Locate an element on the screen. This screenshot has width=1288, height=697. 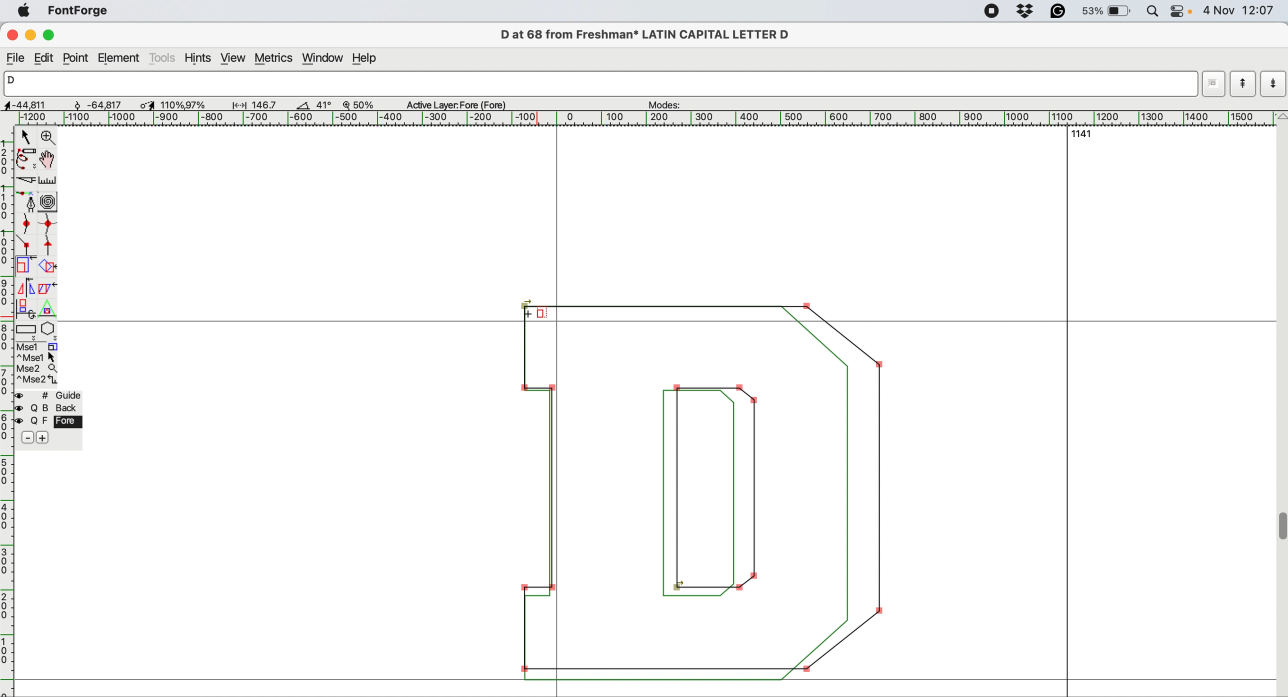
angle is located at coordinates (302, 105).